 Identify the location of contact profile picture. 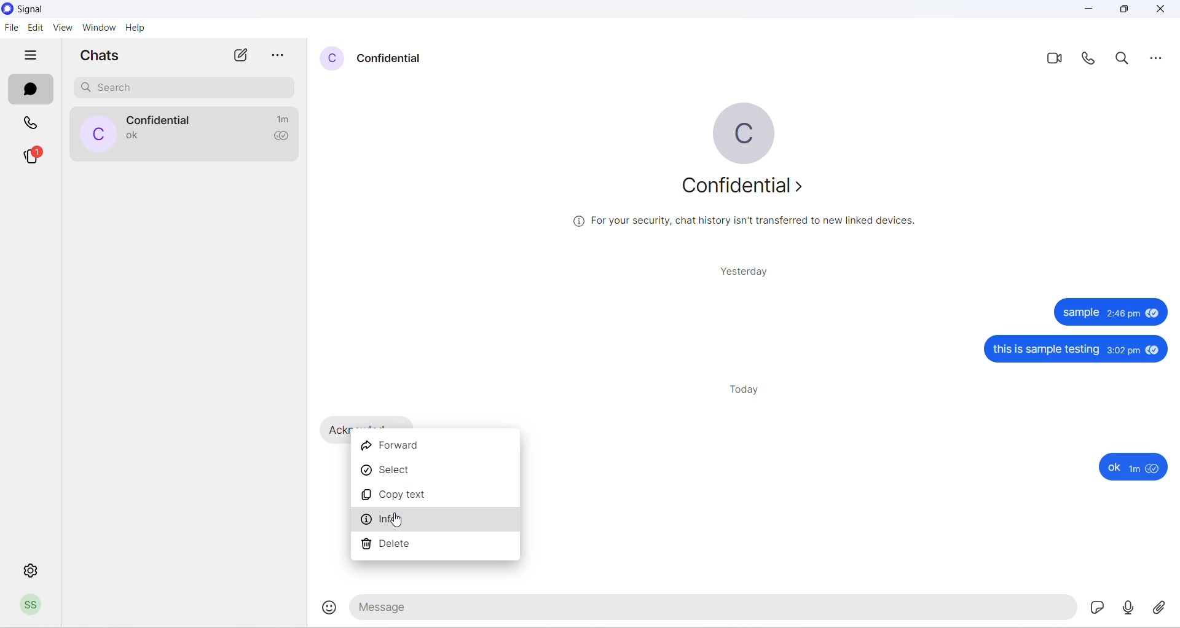
(331, 57).